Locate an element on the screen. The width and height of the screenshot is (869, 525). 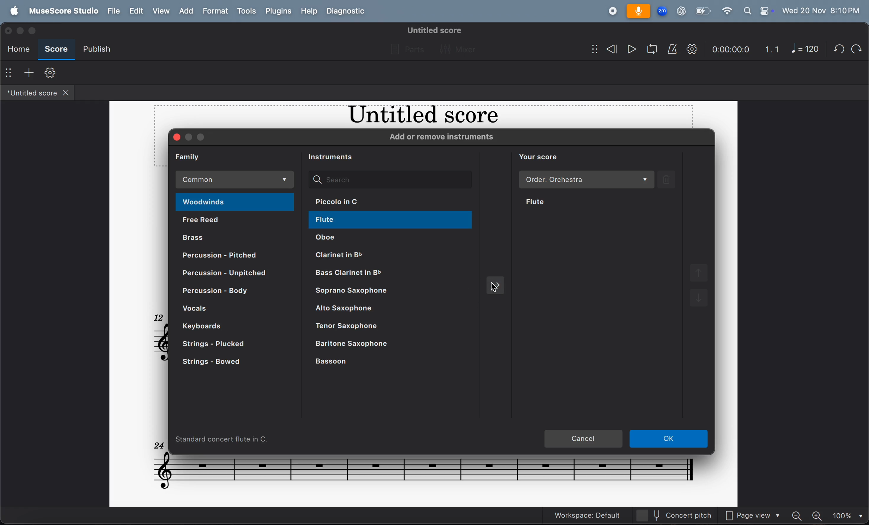
zoom in is located at coordinates (818, 515).